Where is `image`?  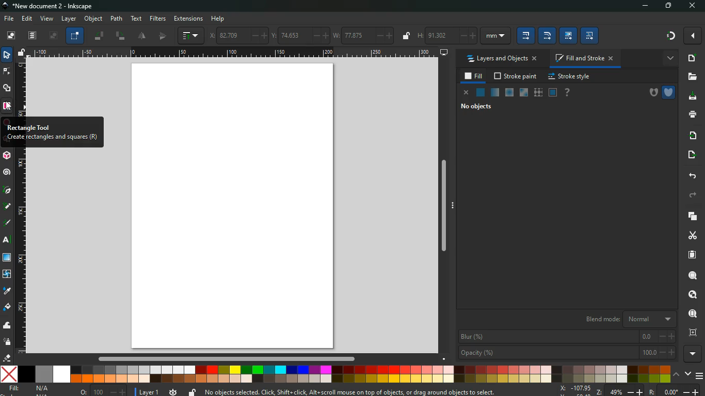
image is located at coordinates (233, 207).